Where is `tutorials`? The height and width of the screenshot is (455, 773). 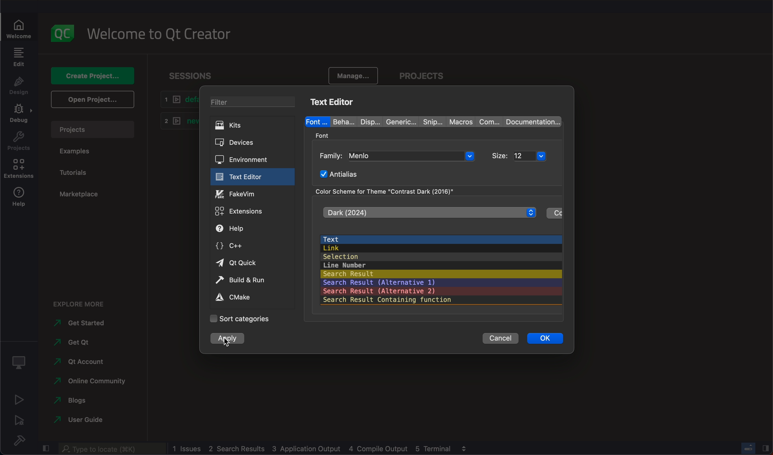 tutorials is located at coordinates (76, 174).